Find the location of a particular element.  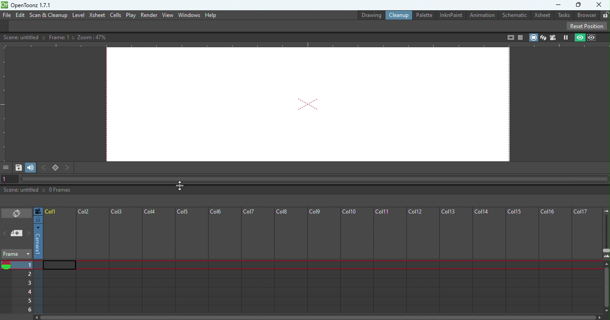

Help is located at coordinates (211, 15).